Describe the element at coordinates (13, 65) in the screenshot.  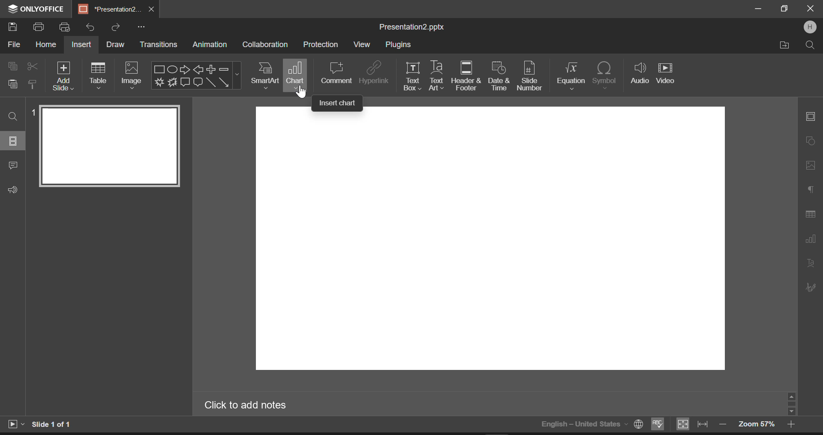
I see `Copy` at that location.